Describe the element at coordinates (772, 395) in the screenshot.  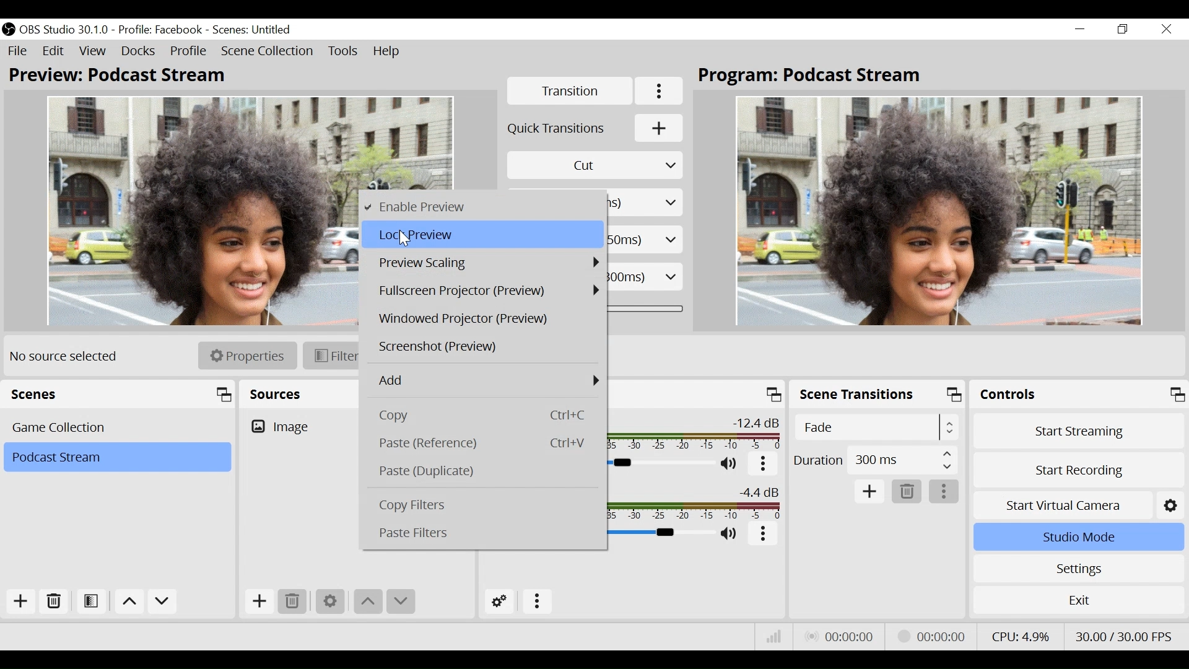
I see `Maximize` at that location.